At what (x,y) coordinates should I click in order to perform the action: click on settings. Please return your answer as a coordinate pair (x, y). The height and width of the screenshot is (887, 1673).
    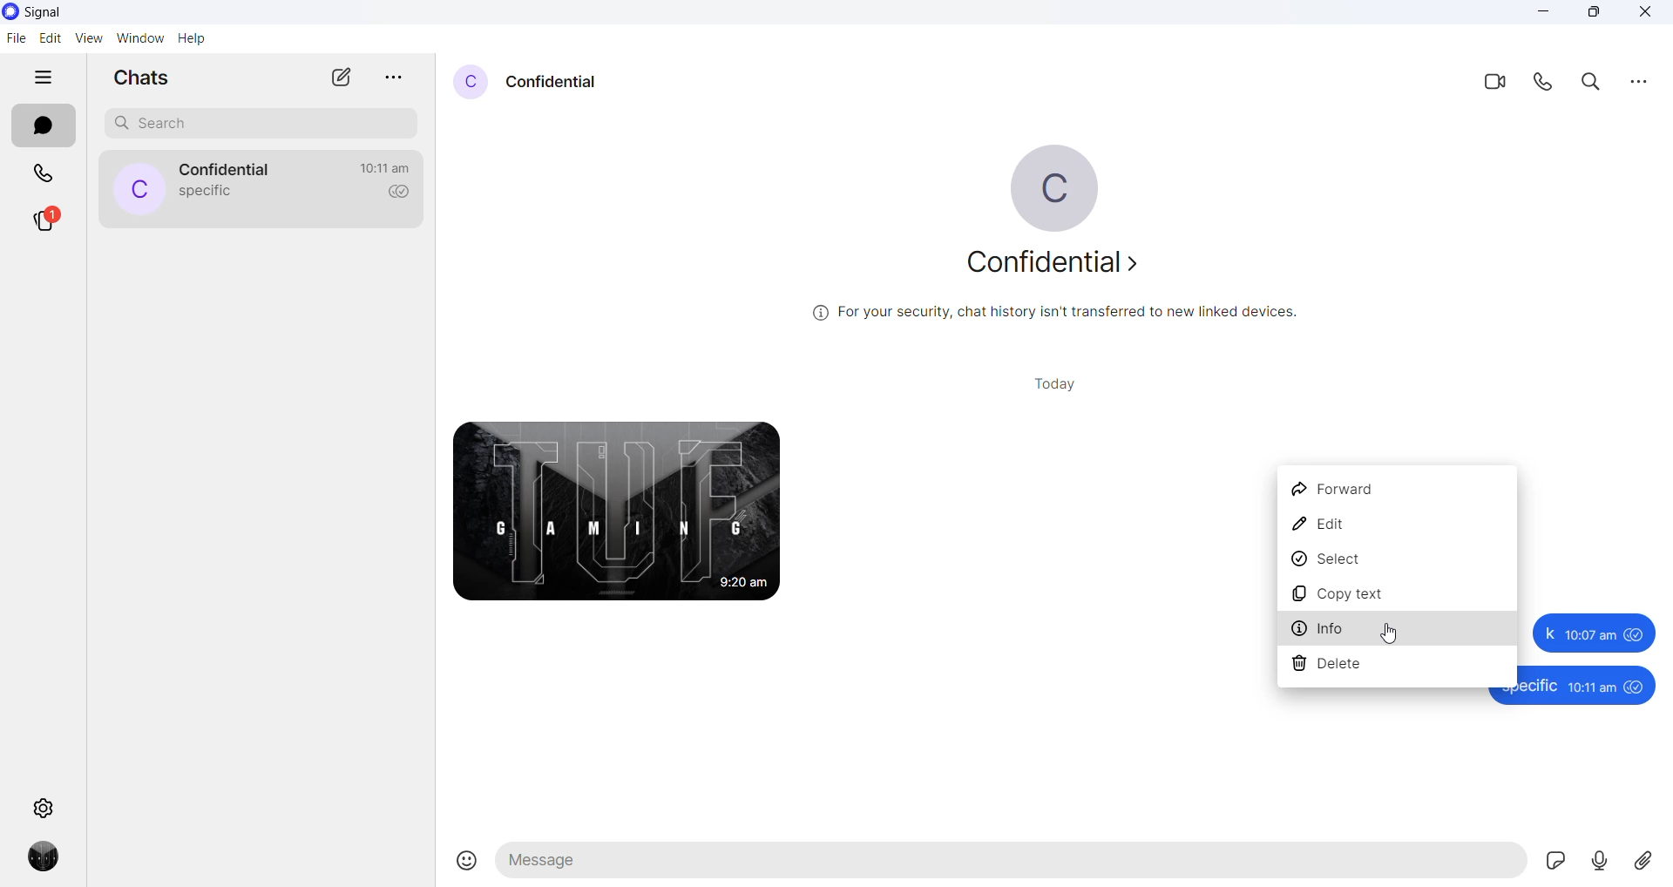
    Looking at the image, I should click on (44, 809).